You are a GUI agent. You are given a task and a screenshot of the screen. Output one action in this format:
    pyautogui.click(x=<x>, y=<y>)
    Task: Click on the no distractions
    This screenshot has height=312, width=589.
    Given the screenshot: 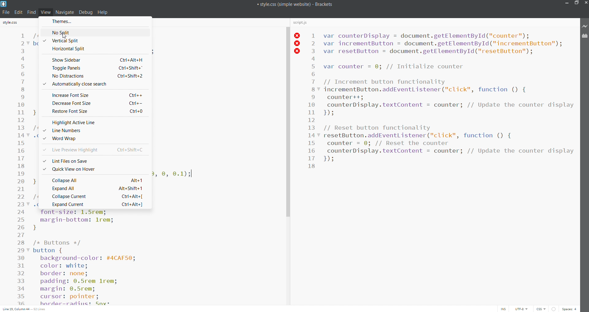 What is the action you would take?
    pyautogui.click(x=93, y=76)
    